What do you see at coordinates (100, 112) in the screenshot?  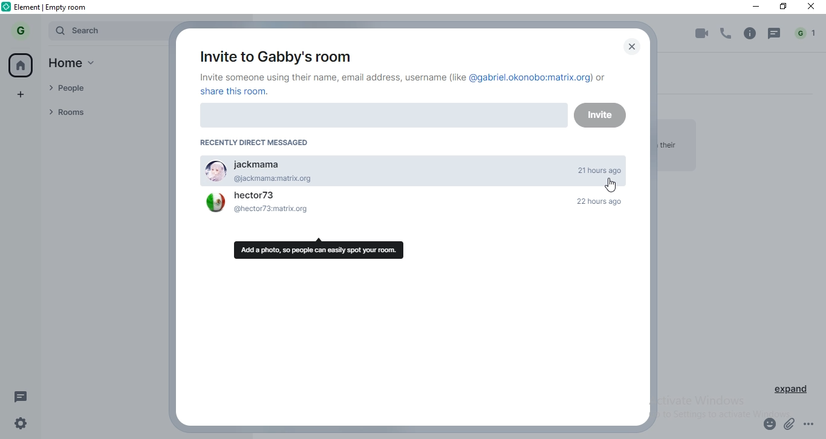 I see `rooms` at bounding box center [100, 112].